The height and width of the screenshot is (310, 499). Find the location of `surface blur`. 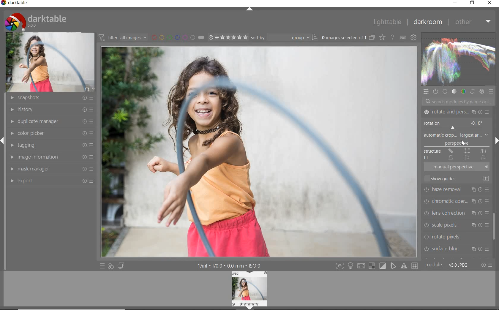

surface blur is located at coordinates (457, 249).